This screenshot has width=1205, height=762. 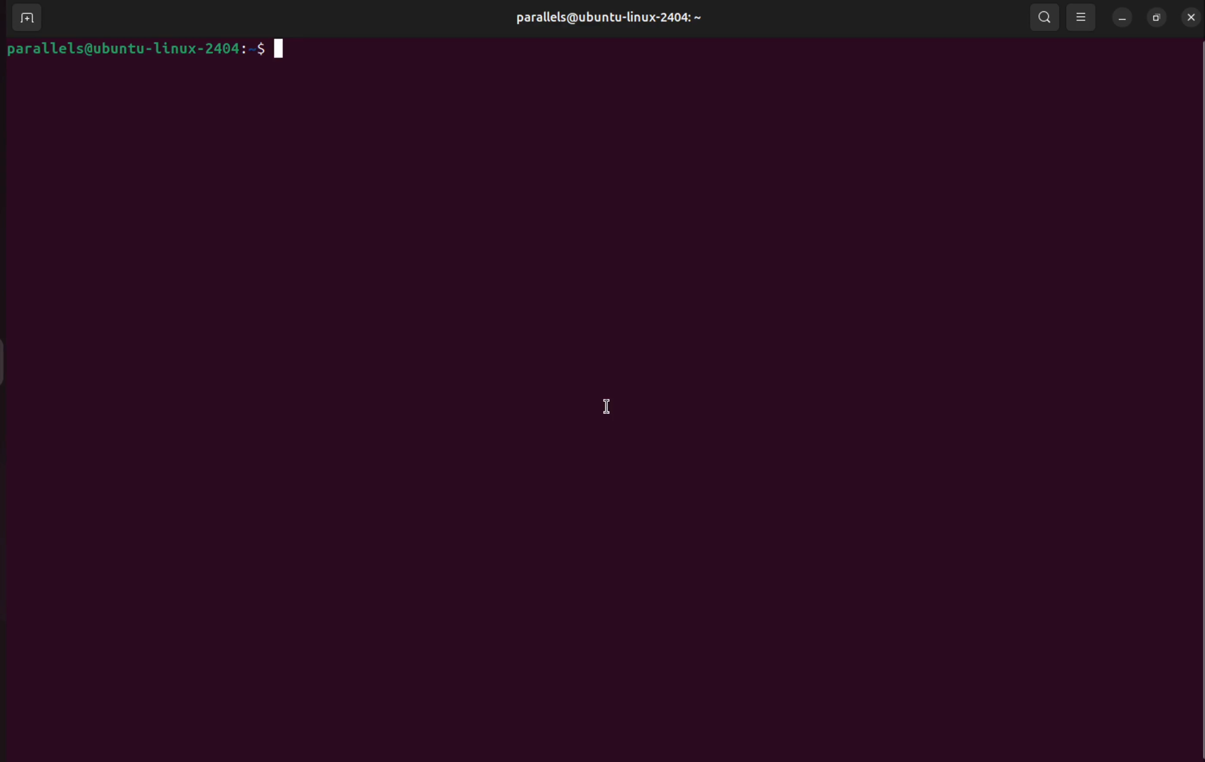 What do you see at coordinates (1155, 15) in the screenshot?
I see `resize` at bounding box center [1155, 15].